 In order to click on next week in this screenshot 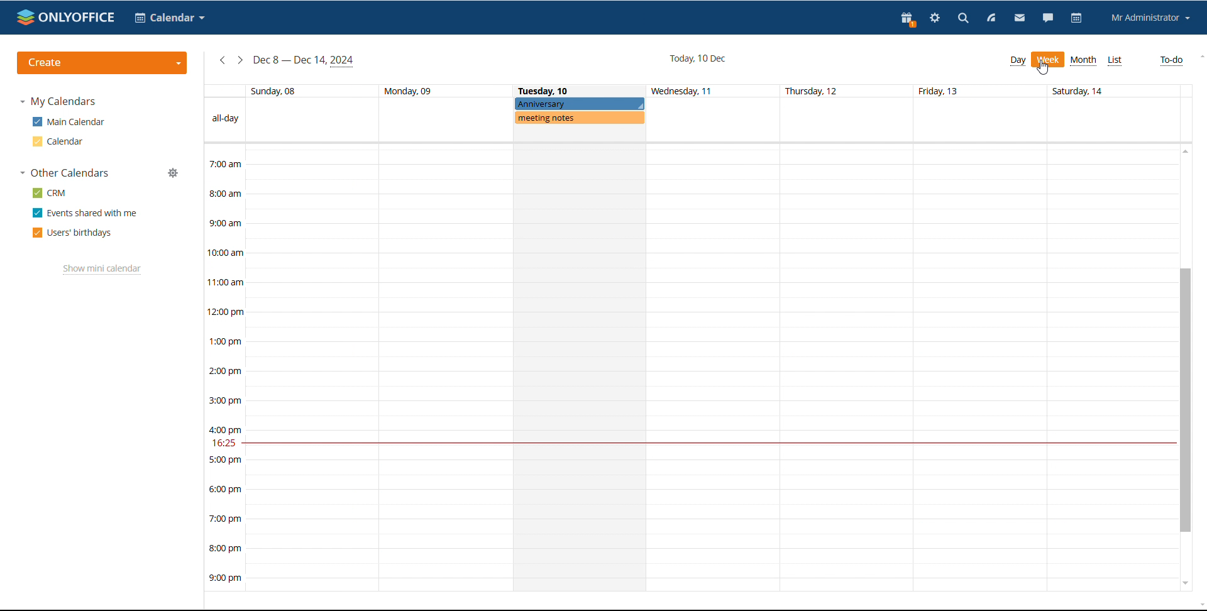, I will do `click(240, 59)`.